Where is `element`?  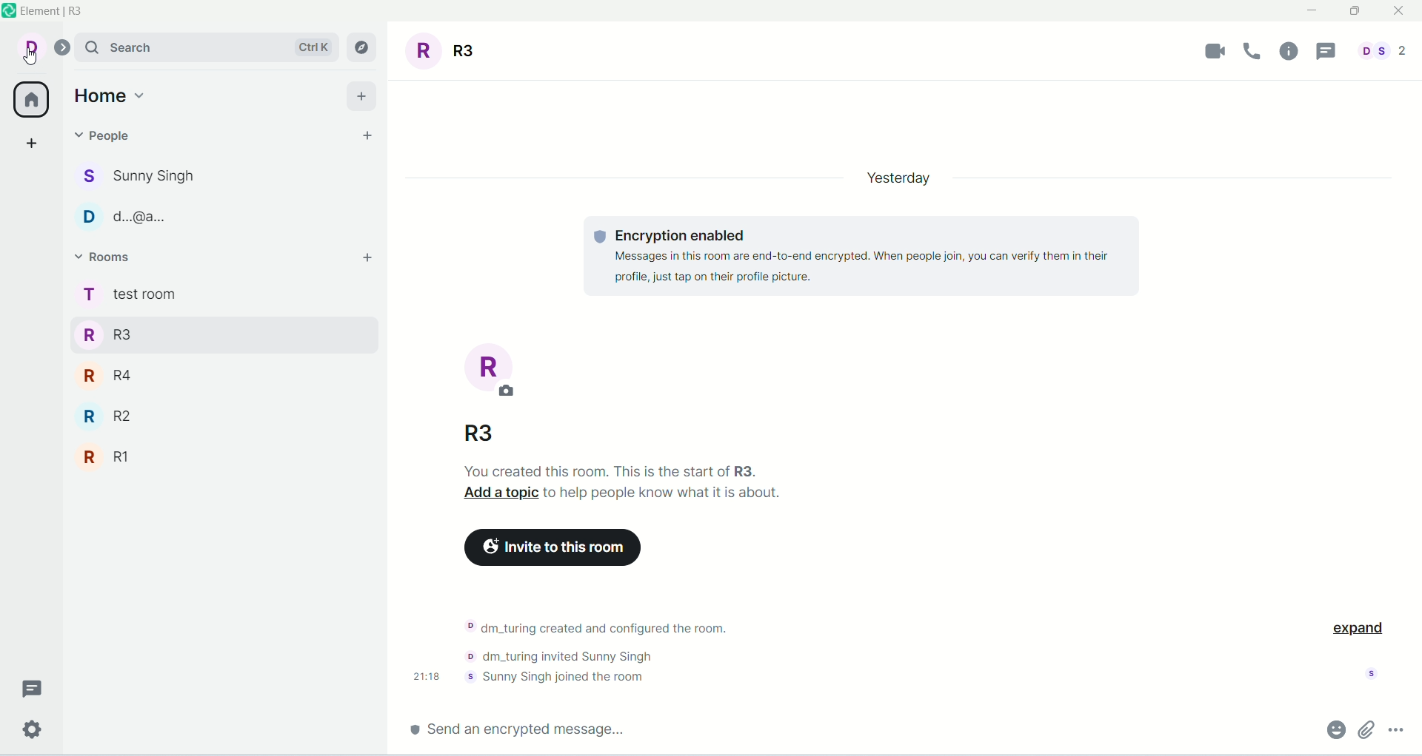
element is located at coordinates (56, 13).